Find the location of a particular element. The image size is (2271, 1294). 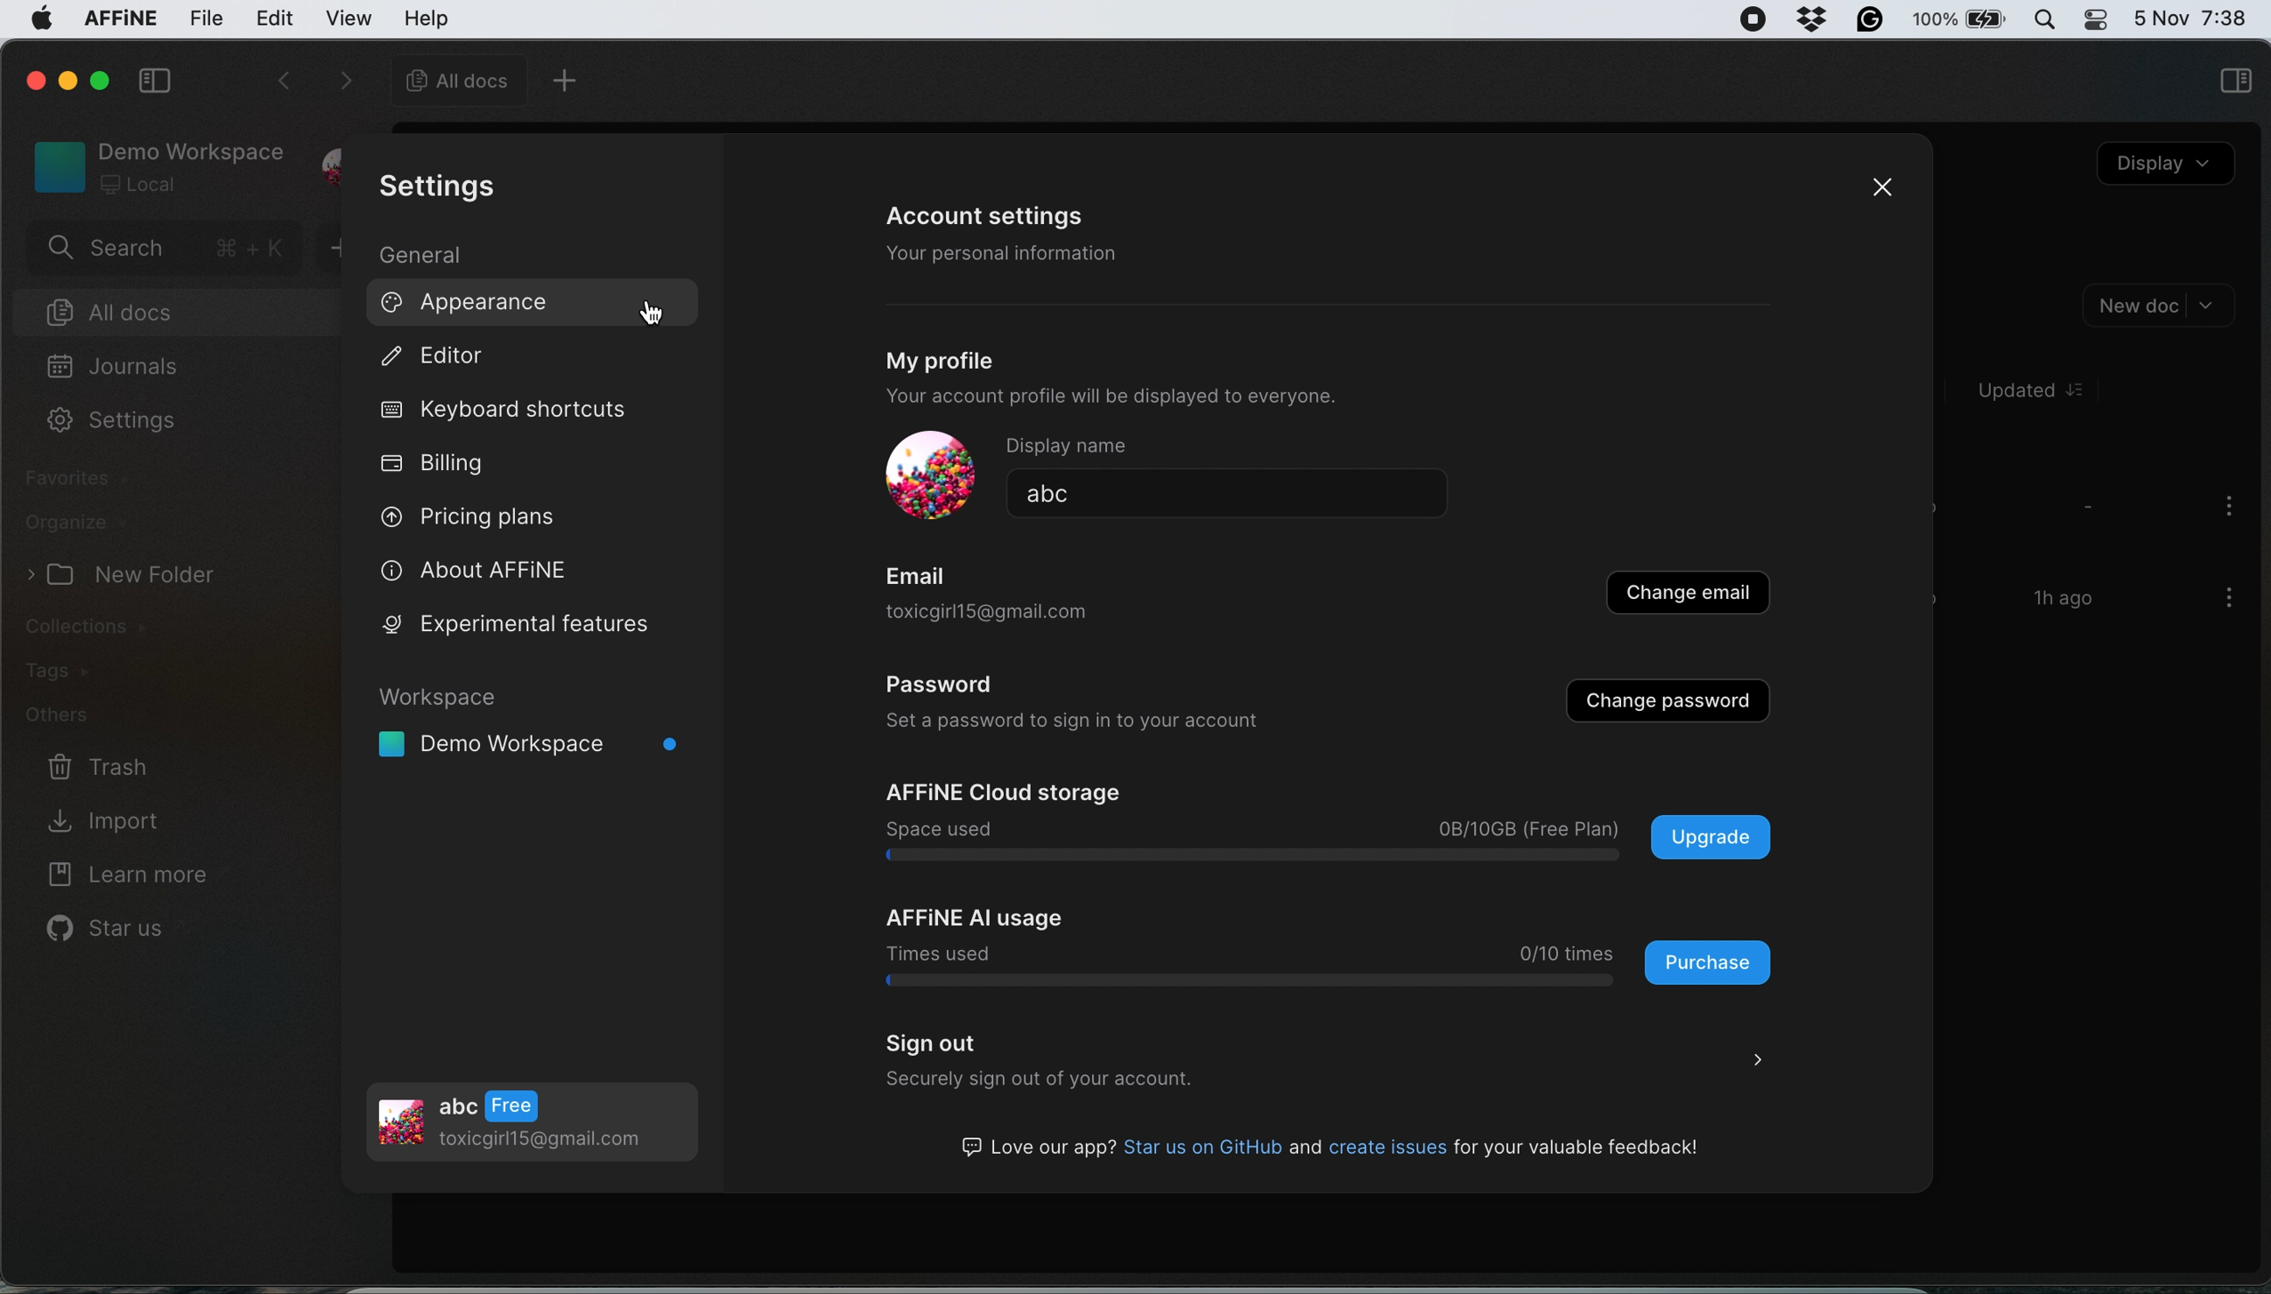

purchase is located at coordinates (1702, 964).